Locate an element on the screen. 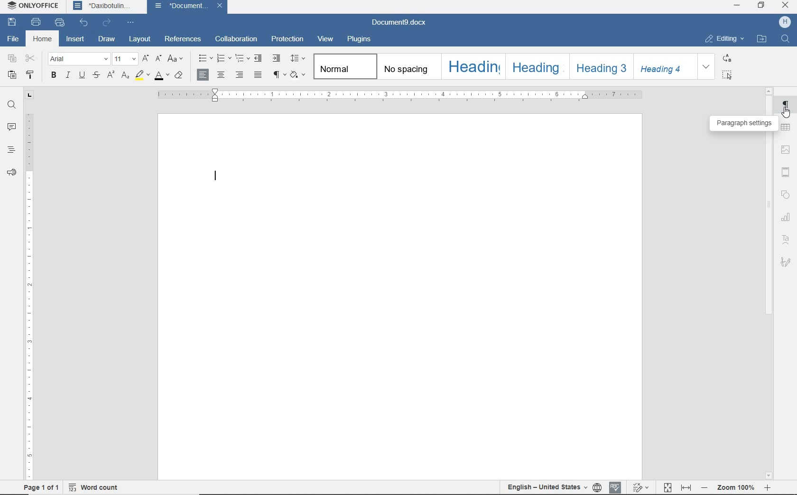 The image size is (797, 495). signature is located at coordinates (786, 264).